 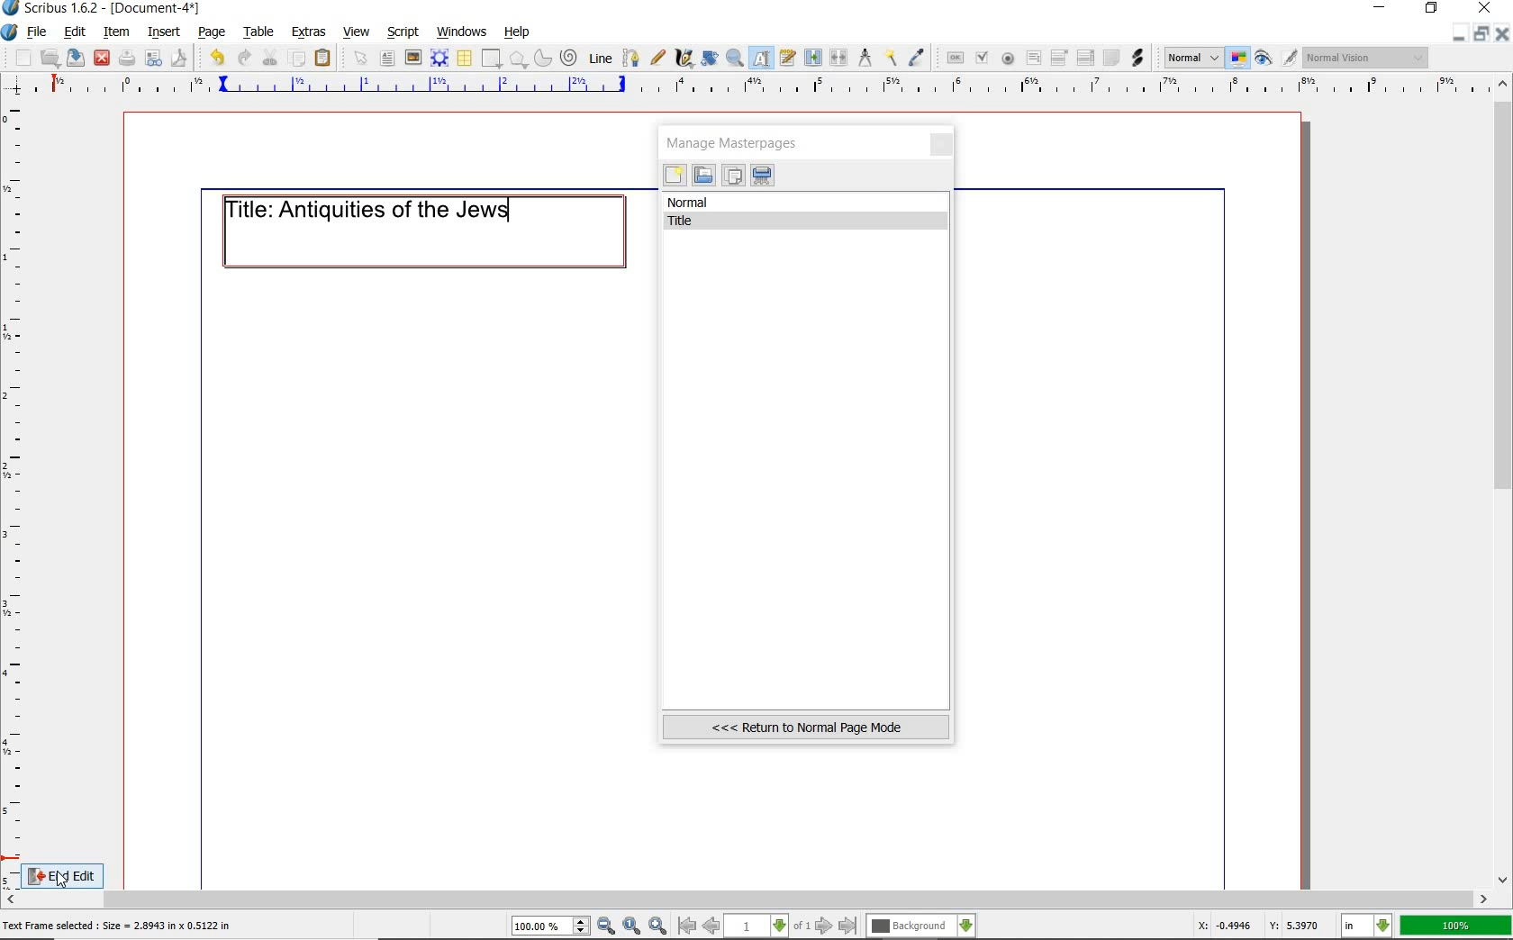 I want to click on pdf check box, so click(x=981, y=58).